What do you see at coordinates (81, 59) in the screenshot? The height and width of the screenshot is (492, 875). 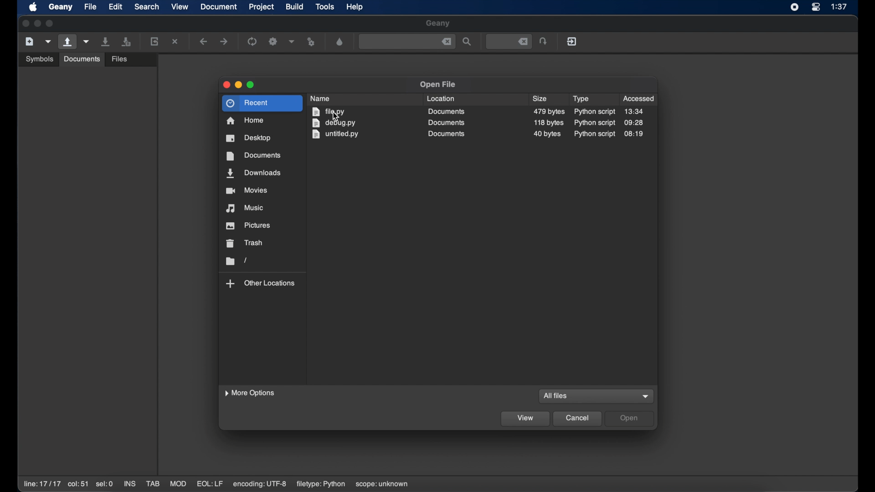 I see `documents` at bounding box center [81, 59].